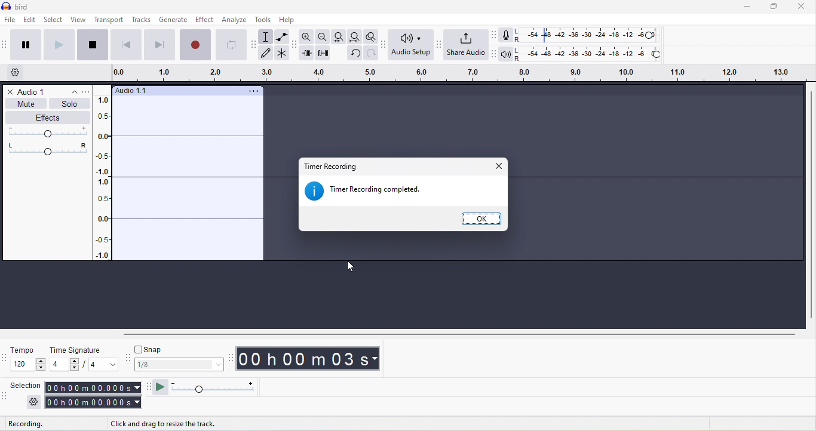  Describe the element at coordinates (493, 35) in the screenshot. I see `audacity recording meter toolbar` at that location.